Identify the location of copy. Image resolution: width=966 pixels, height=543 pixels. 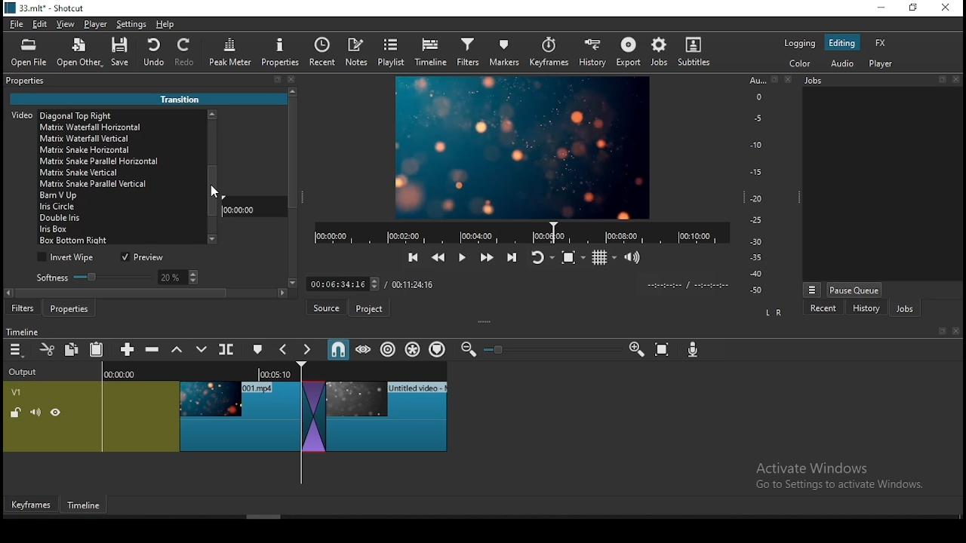
(74, 349).